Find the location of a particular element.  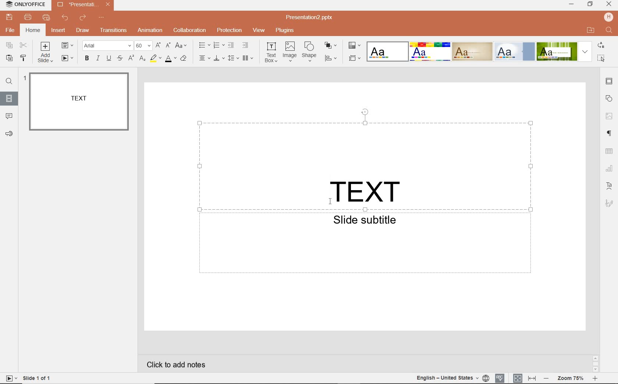

ARRANGE SHAPE is located at coordinates (331, 46).